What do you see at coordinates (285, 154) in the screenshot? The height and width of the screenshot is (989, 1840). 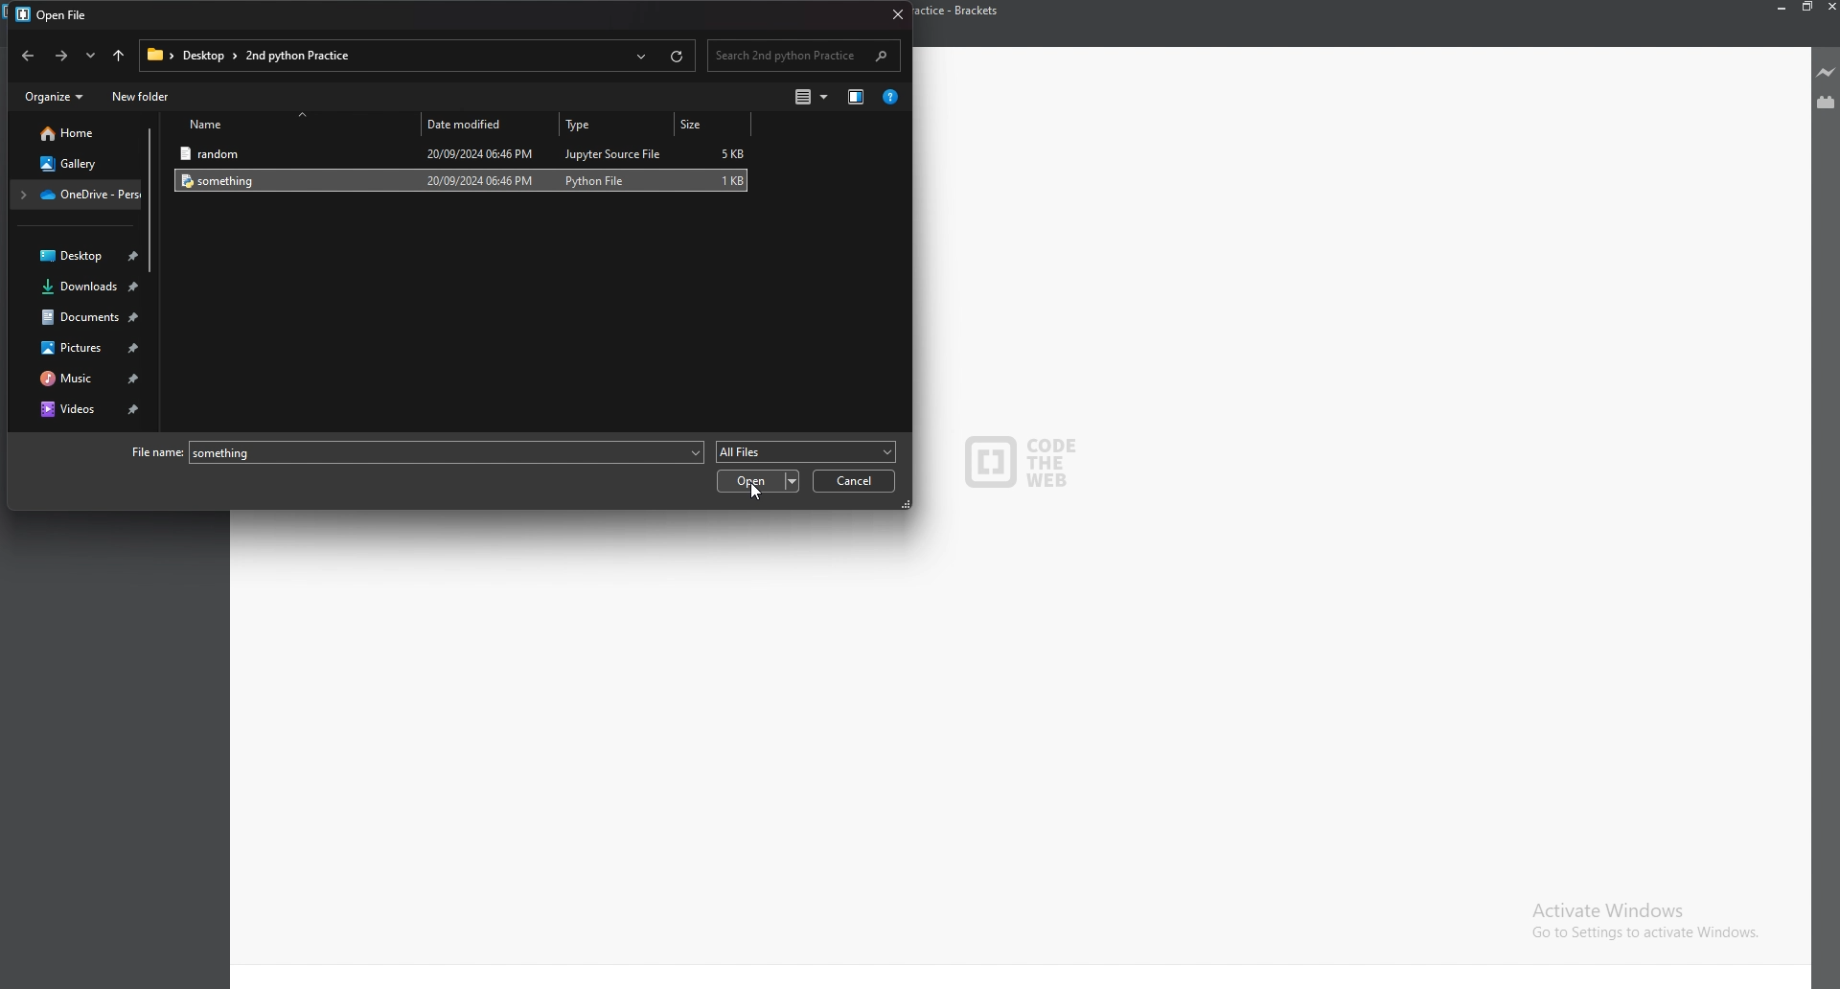 I see `random` at bounding box center [285, 154].